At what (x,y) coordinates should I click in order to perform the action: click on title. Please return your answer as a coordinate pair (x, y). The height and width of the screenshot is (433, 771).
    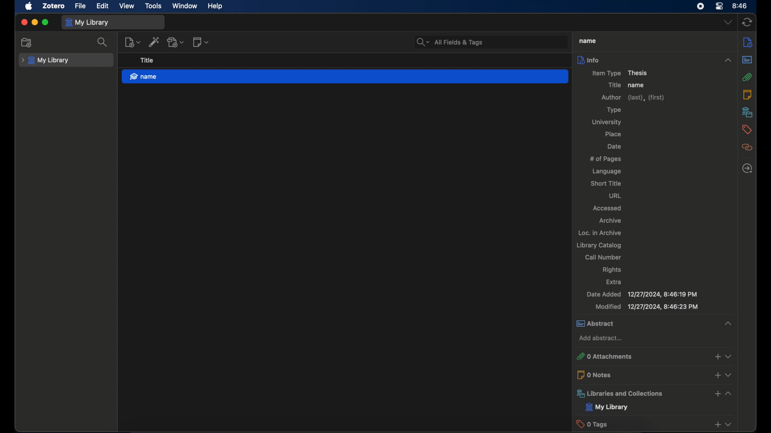
    Looking at the image, I should click on (613, 85).